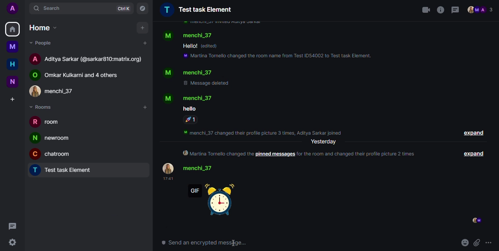 This screenshot has height=251, width=499. What do you see at coordinates (217, 154) in the screenshot?
I see `Martina Tornello changed` at bounding box center [217, 154].